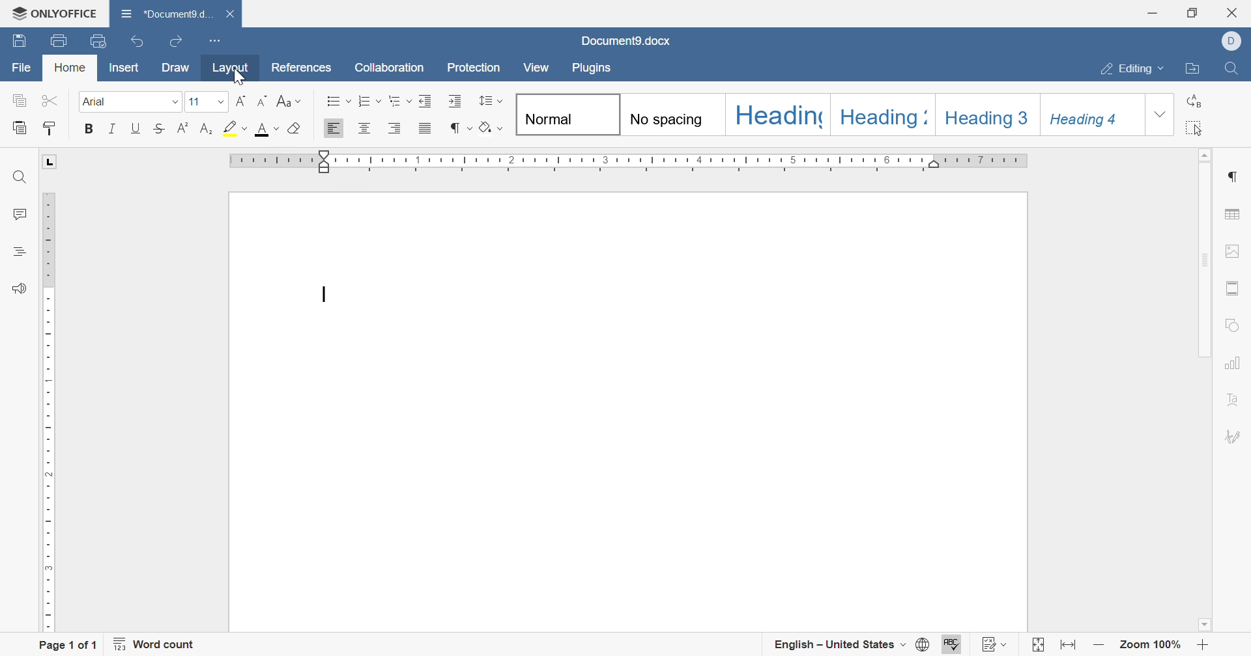 This screenshot has height=656, width=1251. Describe the element at coordinates (121, 69) in the screenshot. I see `insert` at that location.